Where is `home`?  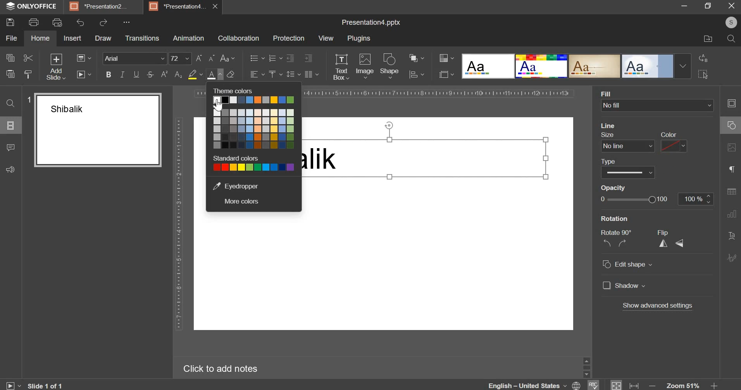 home is located at coordinates (40, 38).